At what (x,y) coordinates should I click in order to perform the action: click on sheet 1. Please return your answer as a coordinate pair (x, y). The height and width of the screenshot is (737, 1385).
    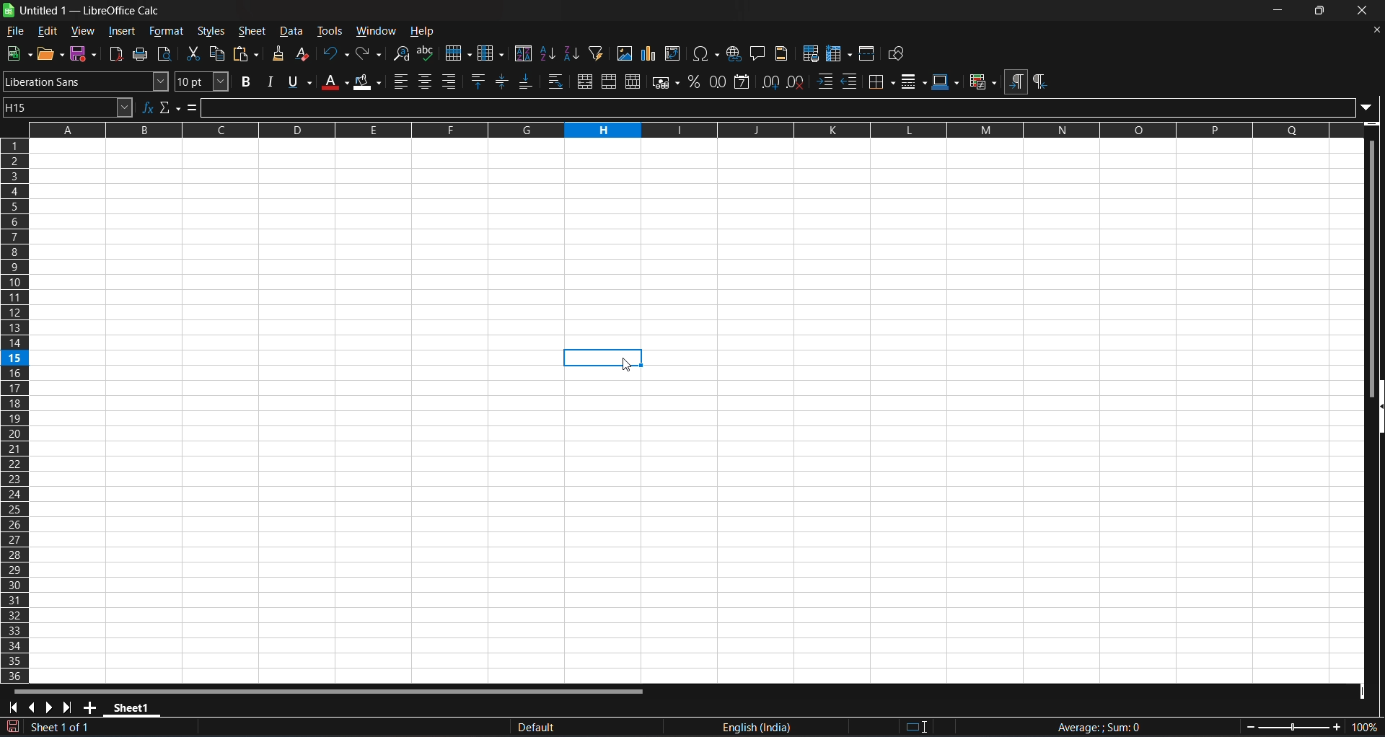
    Looking at the image, I should click on (136, 707).